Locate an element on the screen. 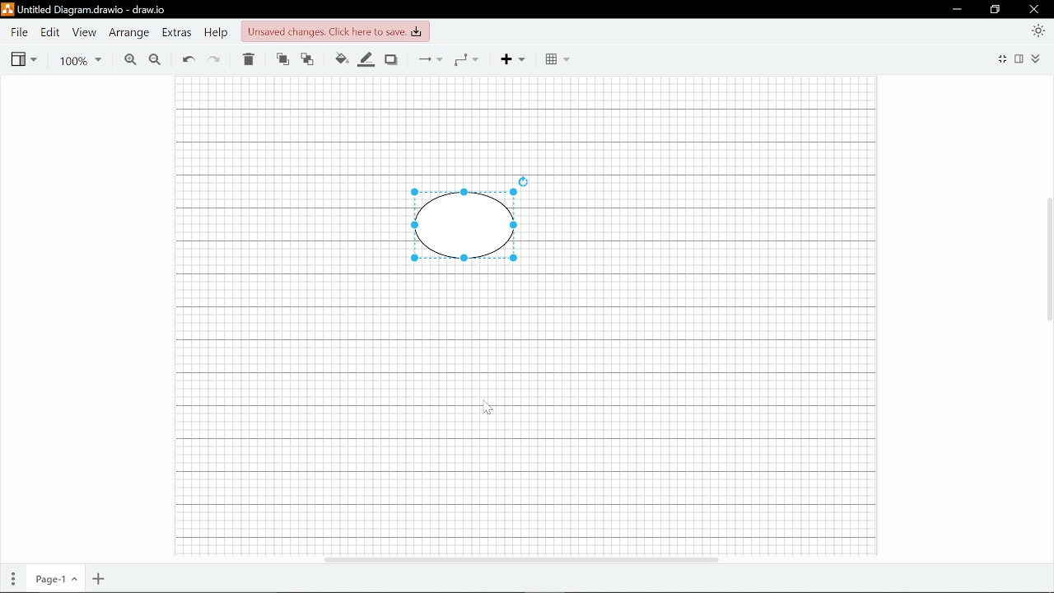 This screenshot has height=593, width=1054. To front is located at coordinates (282, 60).